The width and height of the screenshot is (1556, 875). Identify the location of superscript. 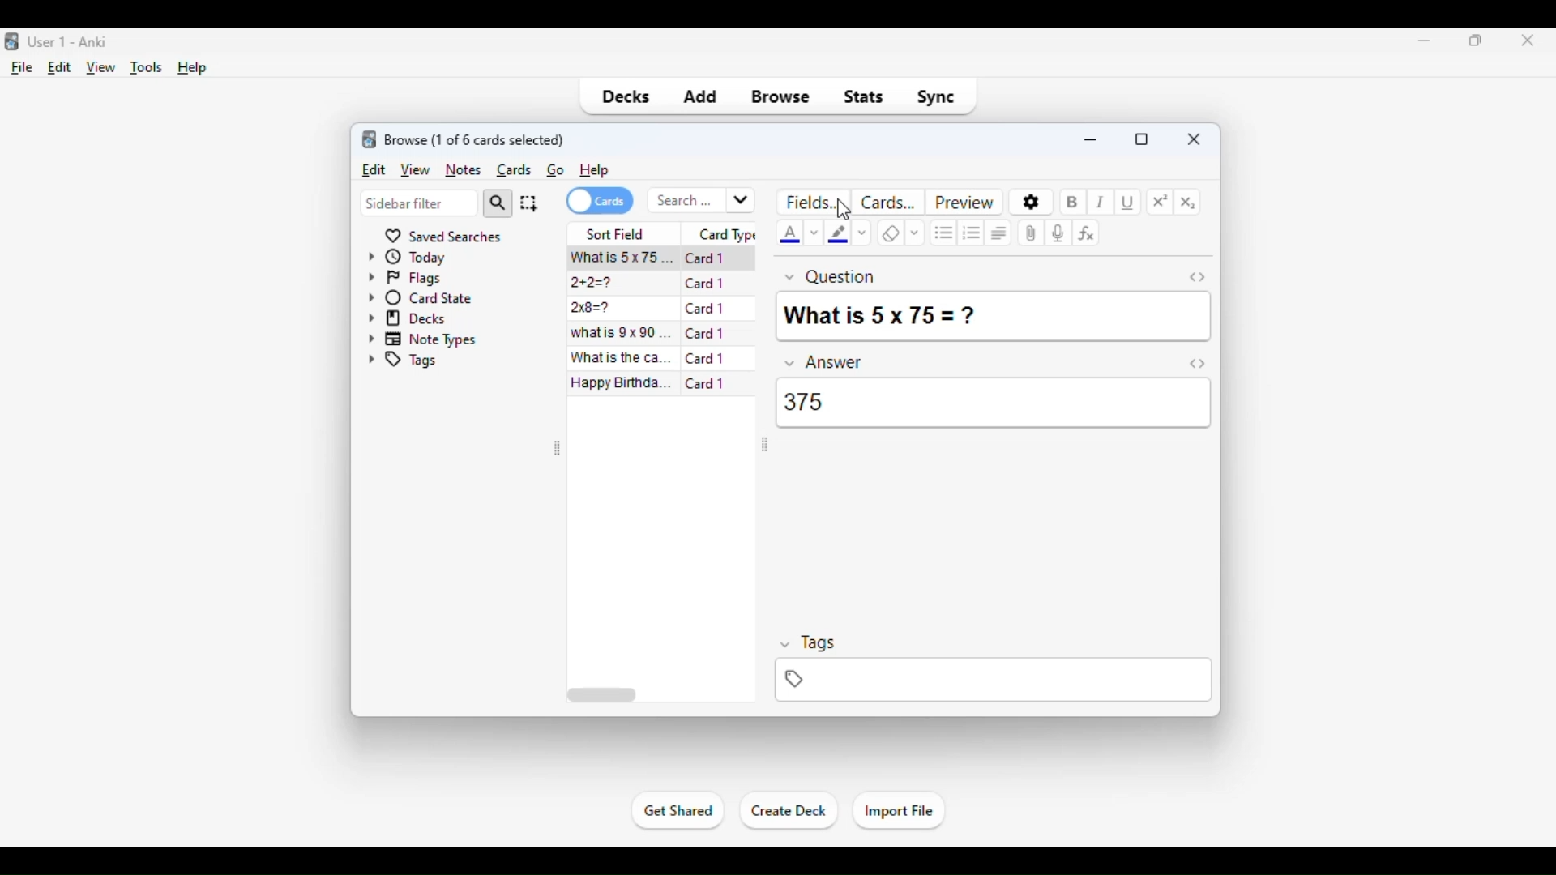
(1161, 202).